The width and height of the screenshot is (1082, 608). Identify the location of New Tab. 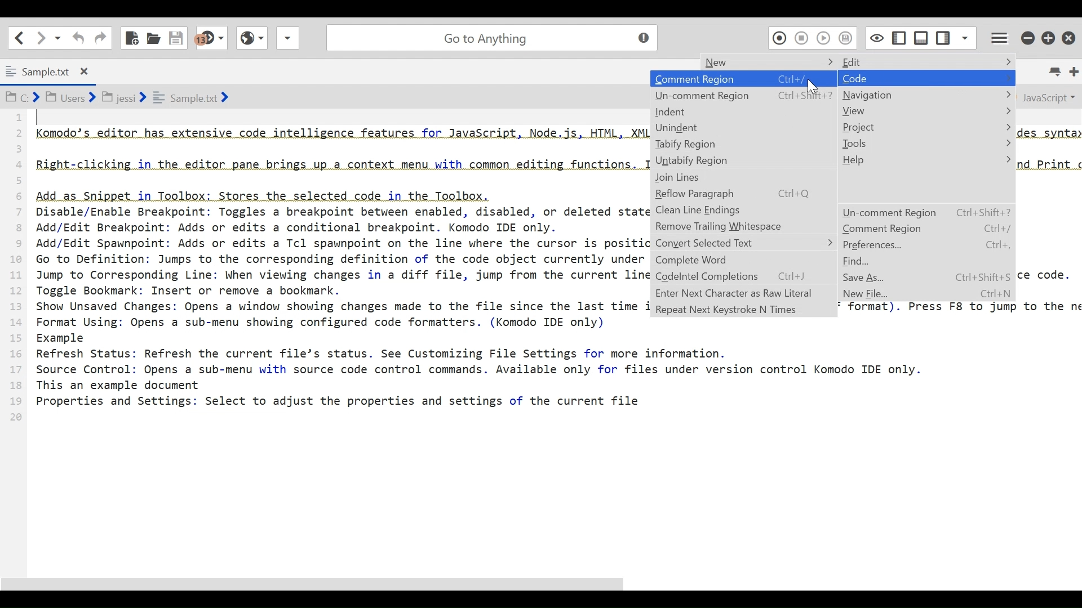
(1074, 71).